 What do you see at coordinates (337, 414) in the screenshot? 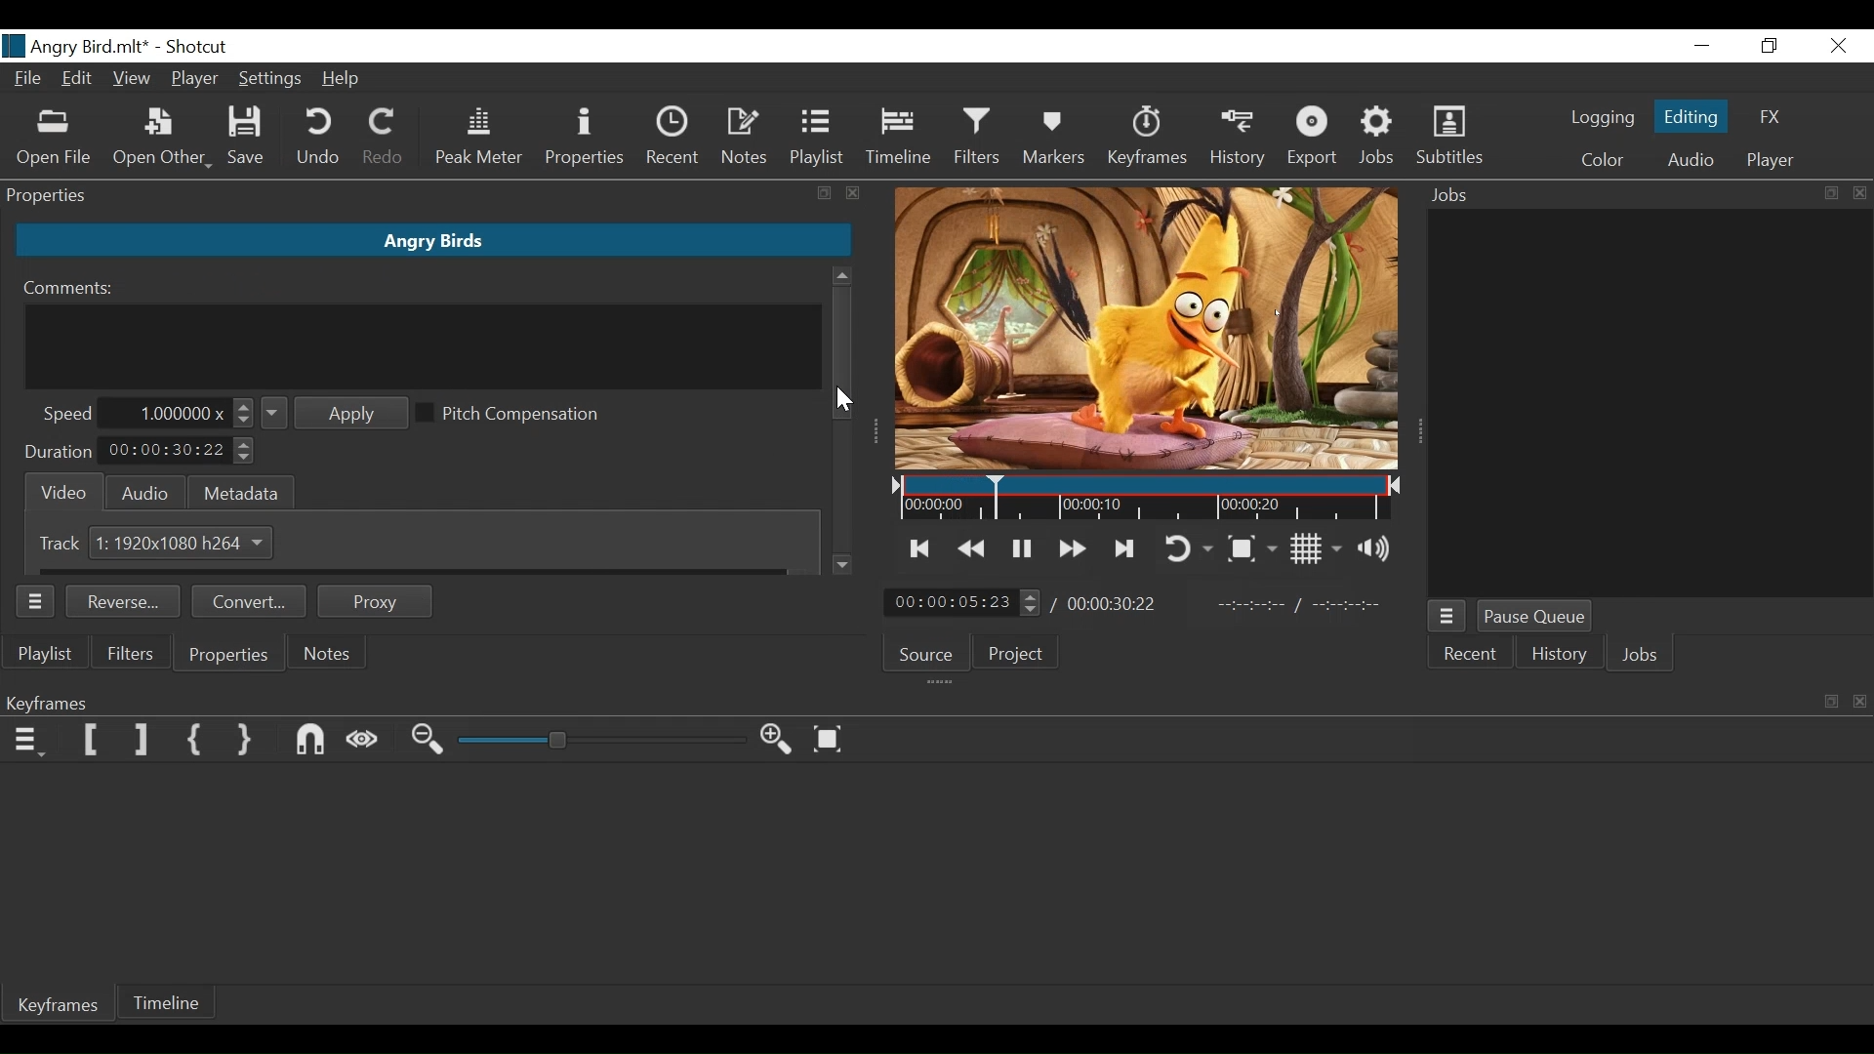
I see `Apply` at bounding box center [337, 414].